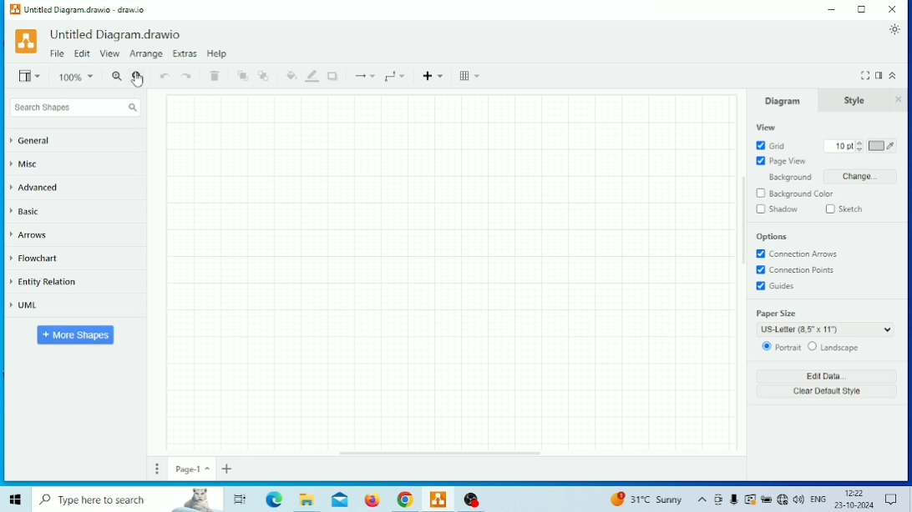 The width and height of the screenshot is (912, 512). I want to click on Vertical scrollbar, so click(744, 220).